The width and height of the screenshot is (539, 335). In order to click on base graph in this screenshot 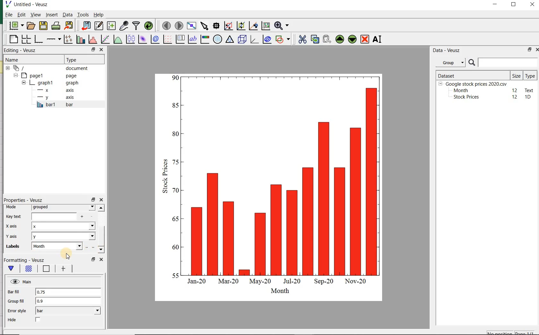, I will do `click(38, 39)`.